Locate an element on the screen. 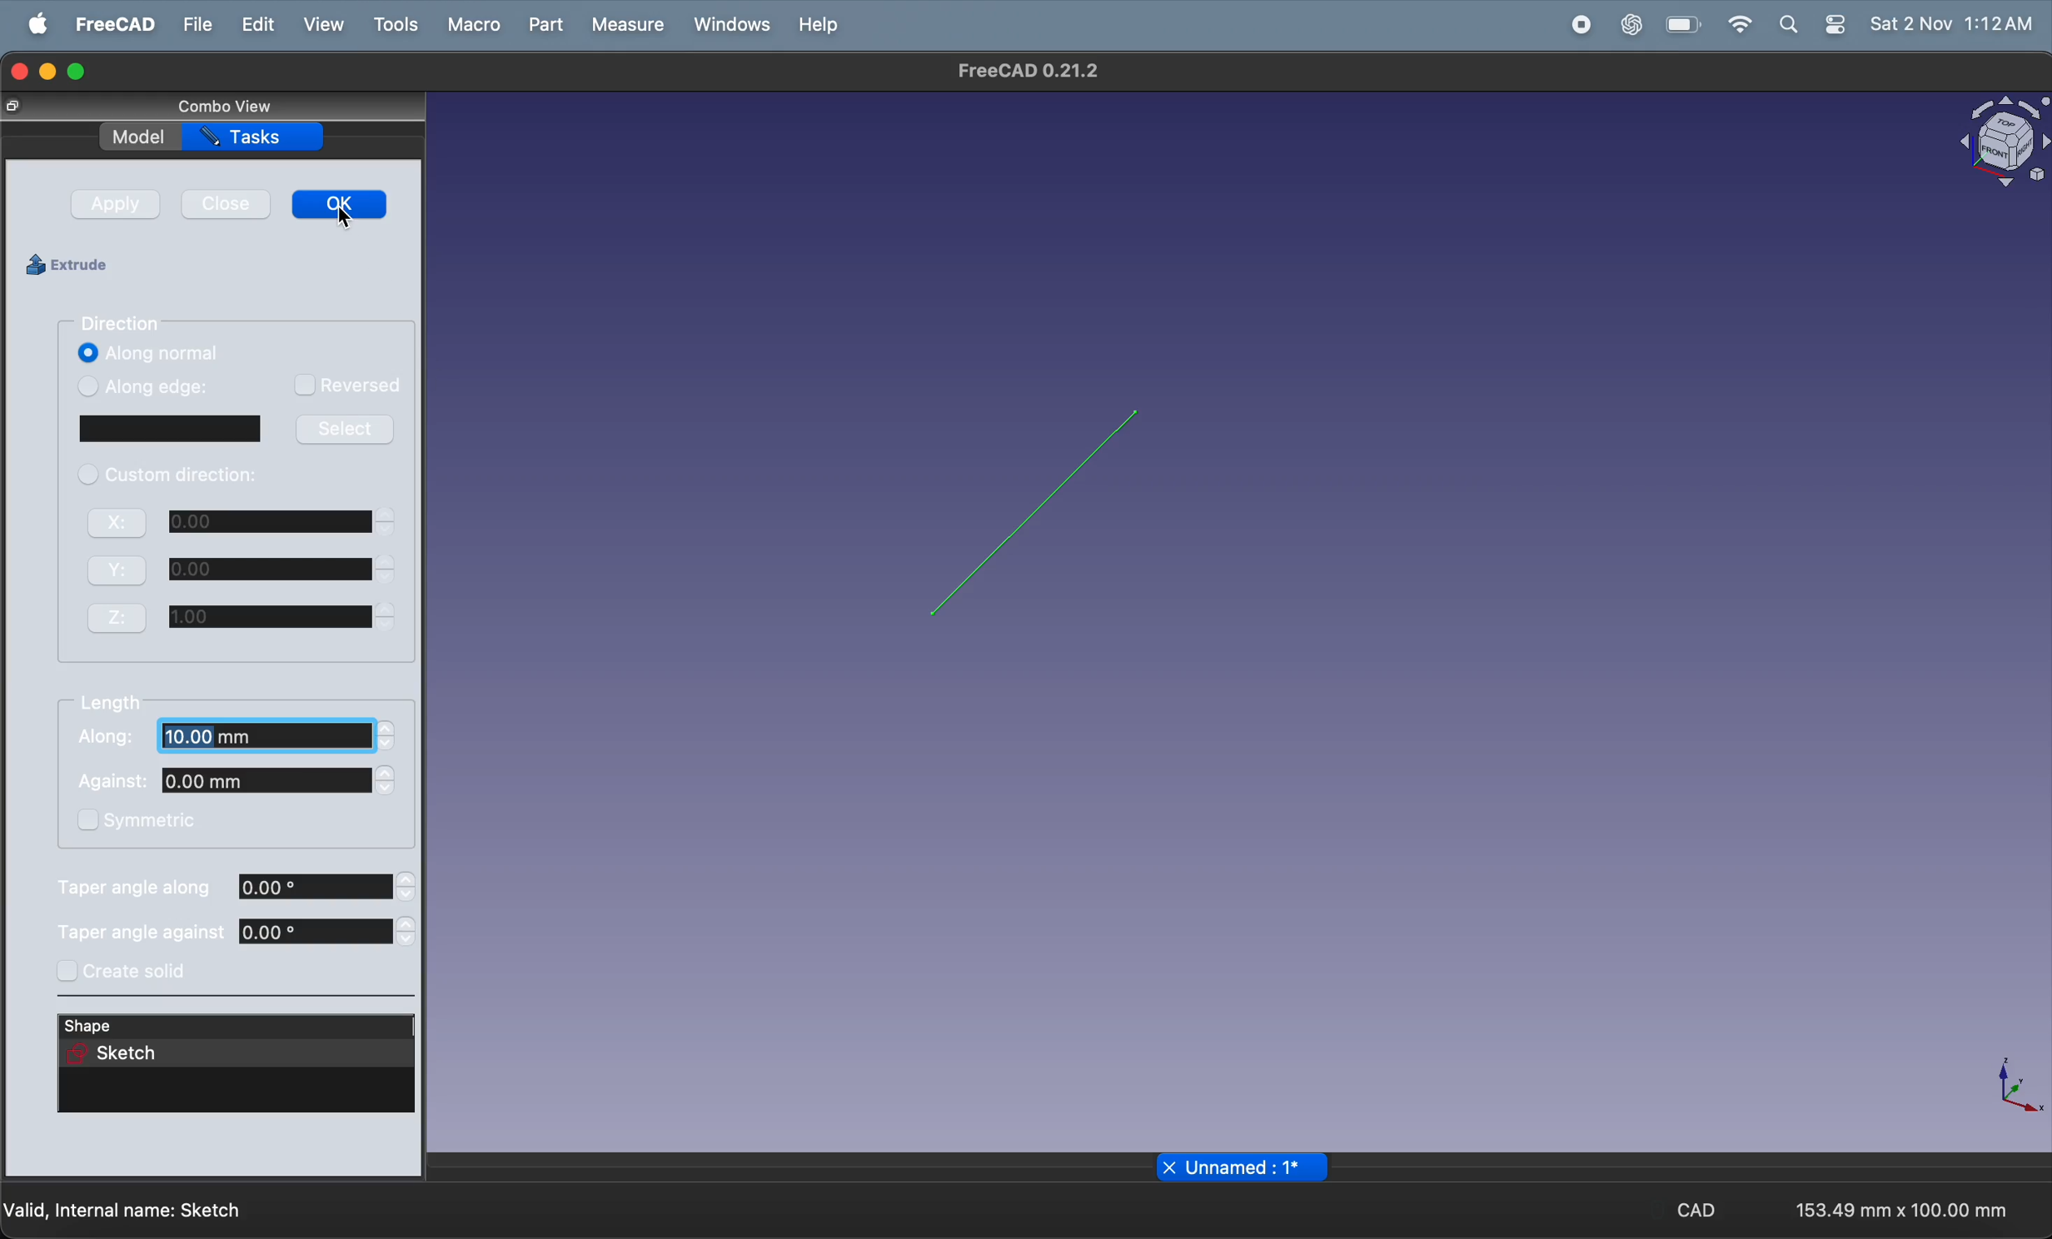 The image size is (2052, 1239). ok is located at coordinates (341, 206).